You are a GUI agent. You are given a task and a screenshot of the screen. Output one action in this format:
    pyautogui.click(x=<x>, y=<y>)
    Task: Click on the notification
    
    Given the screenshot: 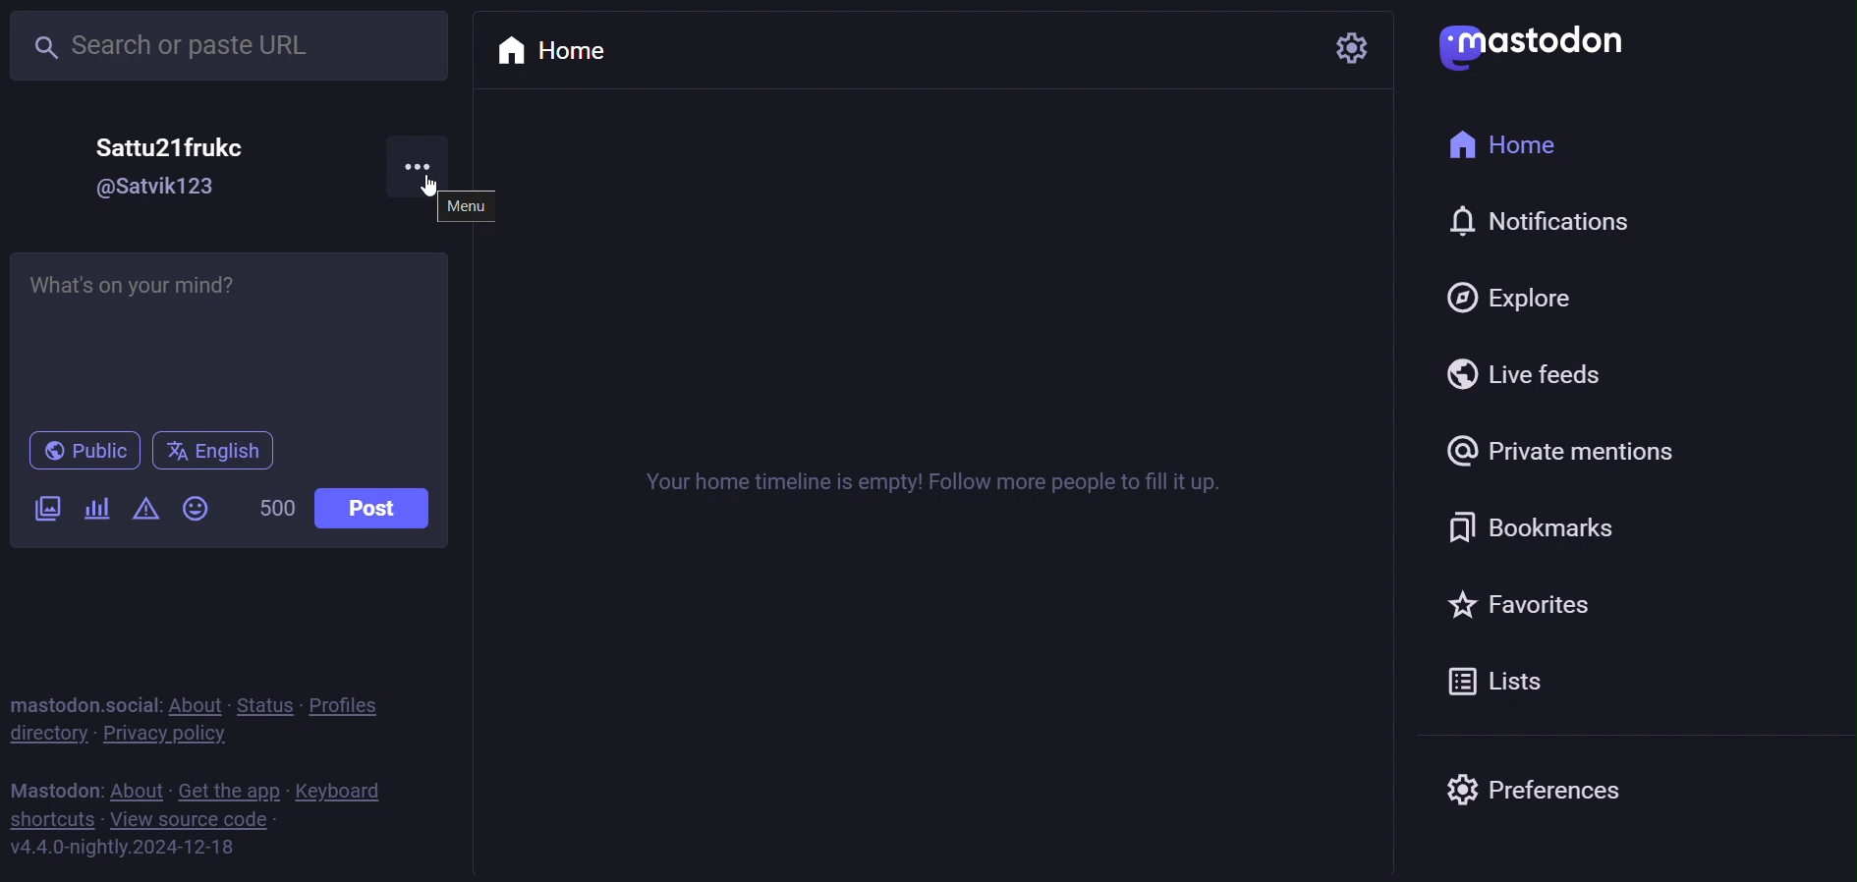 What is the action you would take?
    pyautogui.click(x=1522, y=225)
    